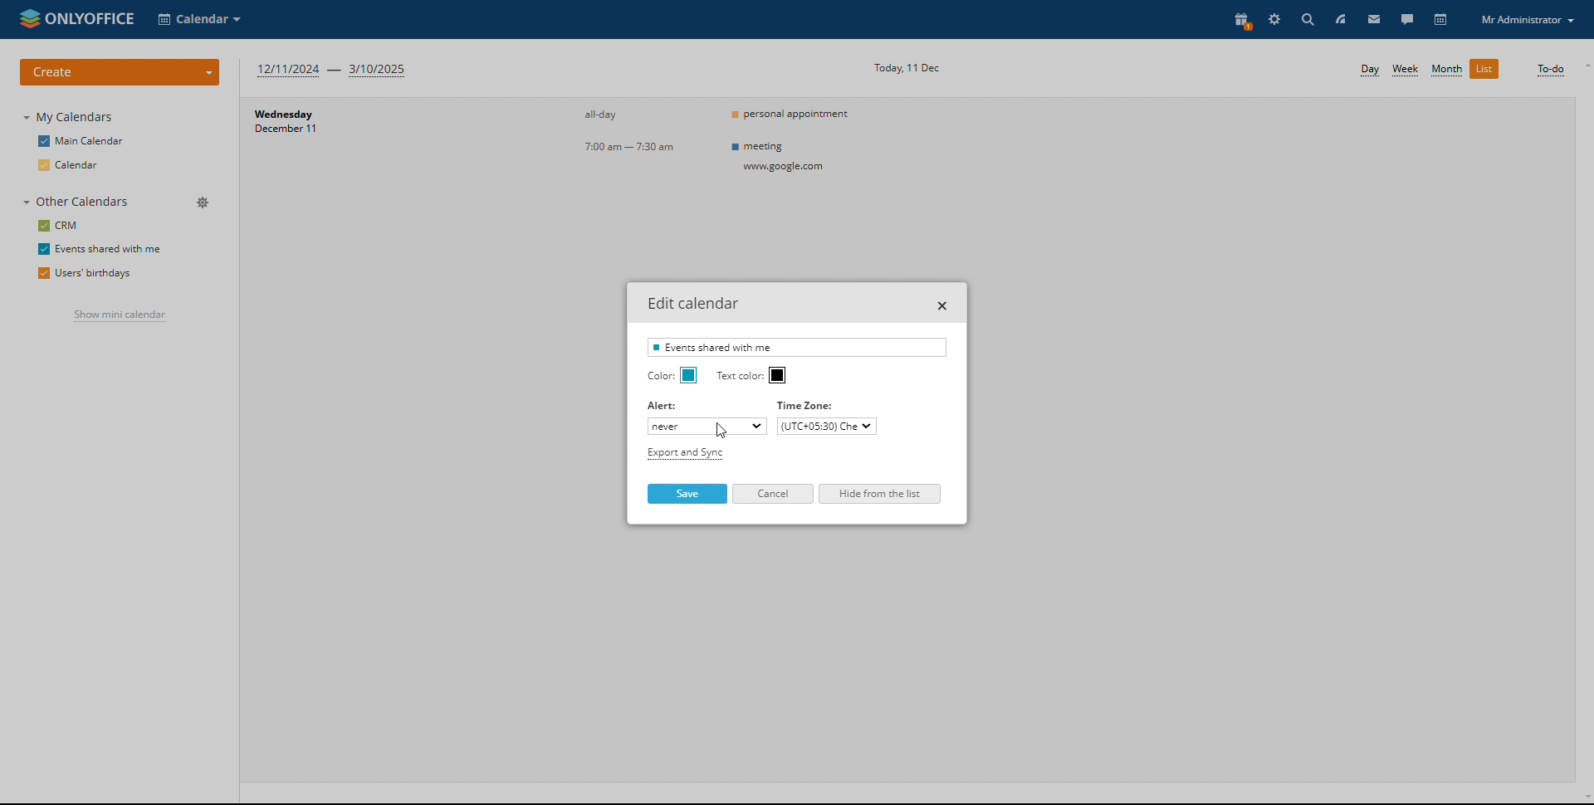 This screenshot has height=805, width=1594. Describe the element at coordinates (663, 407) in the screenshot. I see `Alert:` at that location.